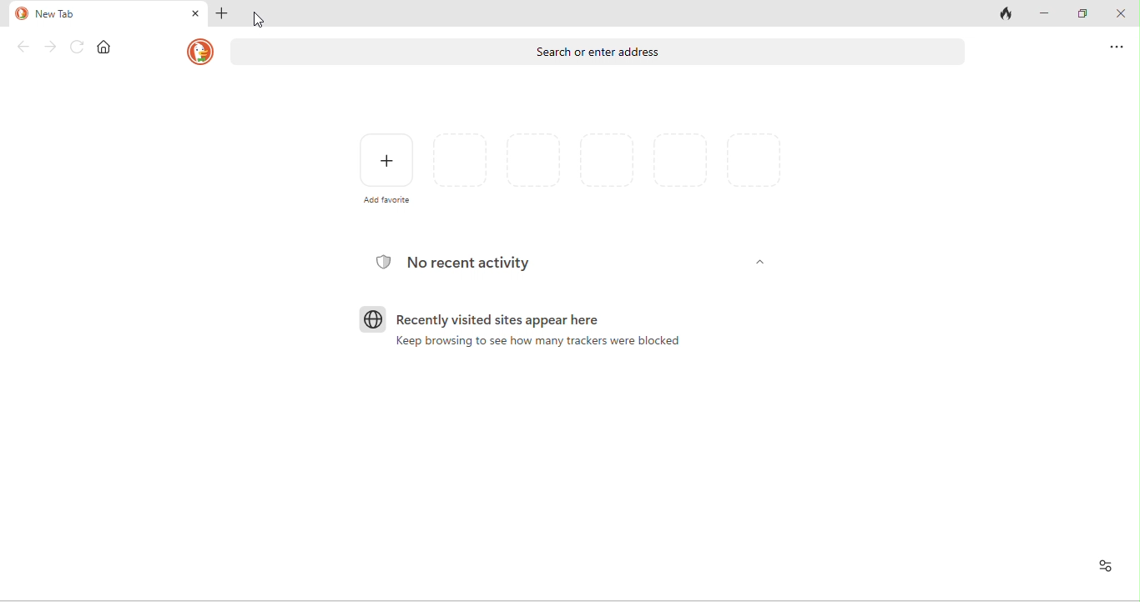 This screenshot has height=602, width=1140. What do you see at coordinates (480, 263) in the screenshot?
I see `no recent activity` at bounding box center [480, 263].